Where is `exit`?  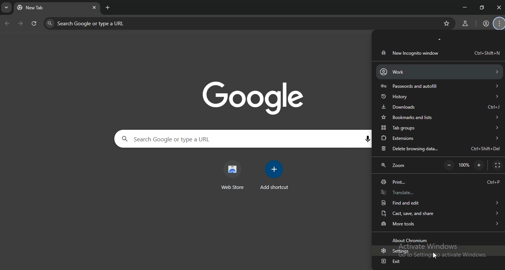
exit is located at coordinates (393, 260).